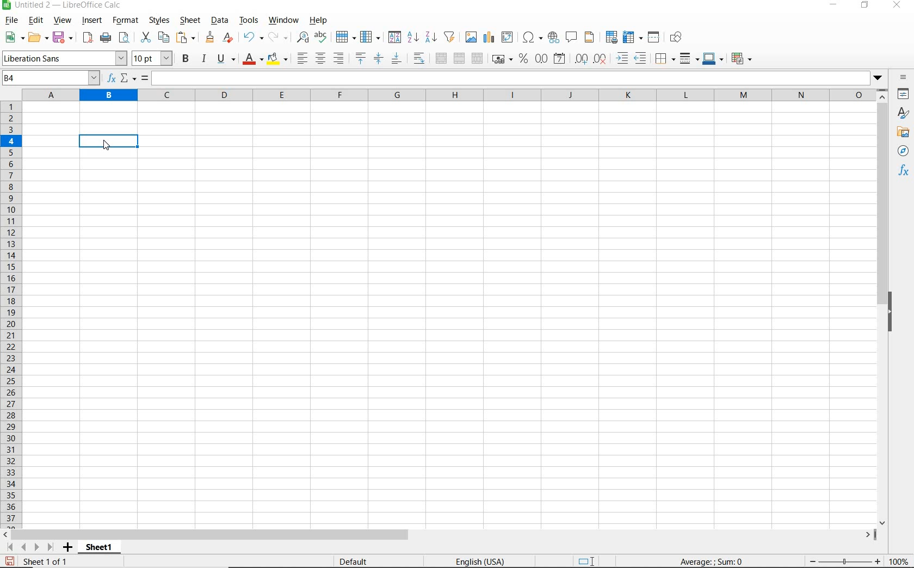  What do you see at coordinates (204, 59) in the screenshot?
I see `italic` at bounding box center [204, 59].